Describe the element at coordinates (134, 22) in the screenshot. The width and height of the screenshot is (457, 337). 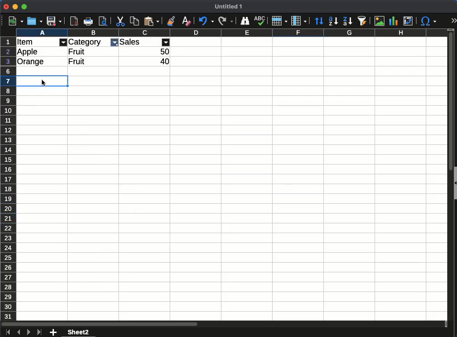
I see `copy` at that location.